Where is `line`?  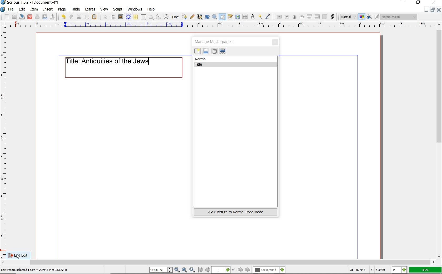 line is located at coordinates (175, 17).